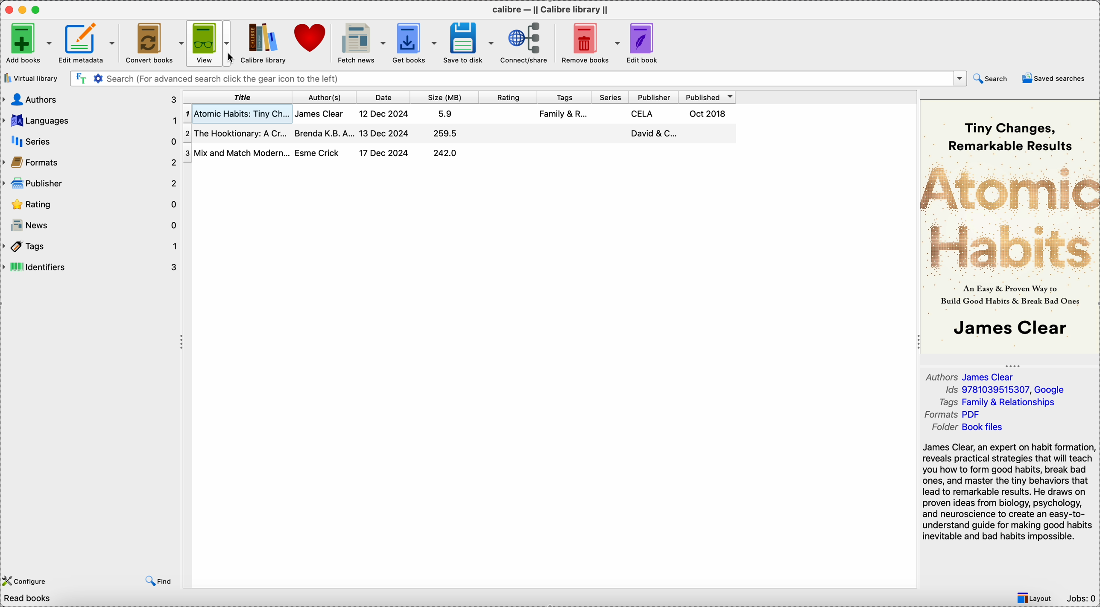 This screenshot has width=1100, height=607. Describe the element at coordinates (90, 119) in the screenshot. I see `languages` at that location.